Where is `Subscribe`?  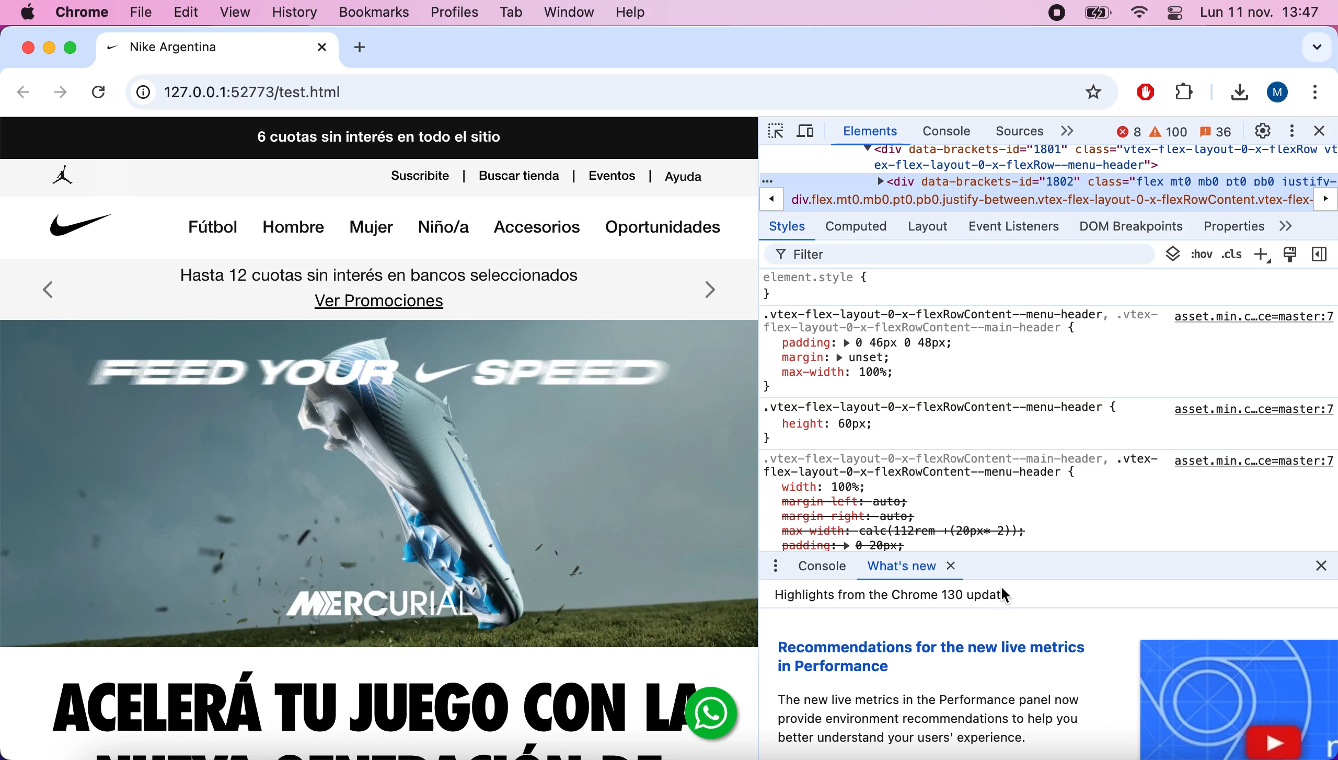
Subscribe is located at coordinates (419, 178).